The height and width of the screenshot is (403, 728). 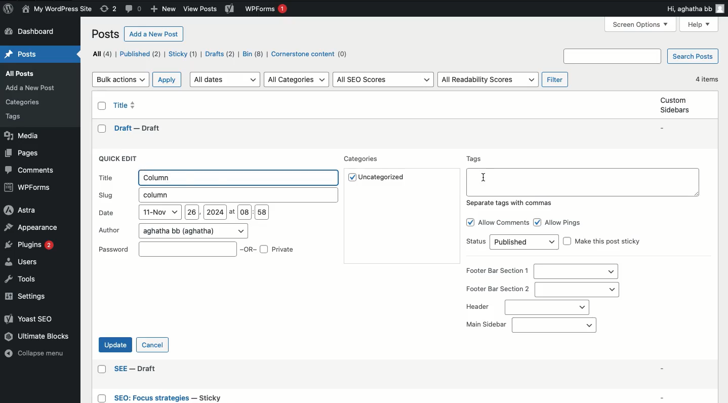 I want to click on at, so click(x=232, y=212).